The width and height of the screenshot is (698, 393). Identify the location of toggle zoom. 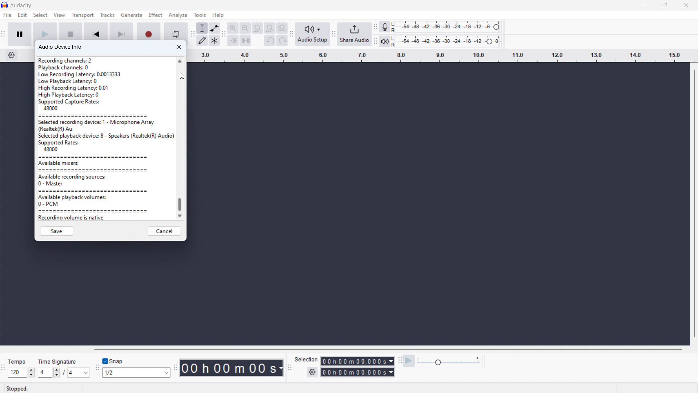
(282, 28).